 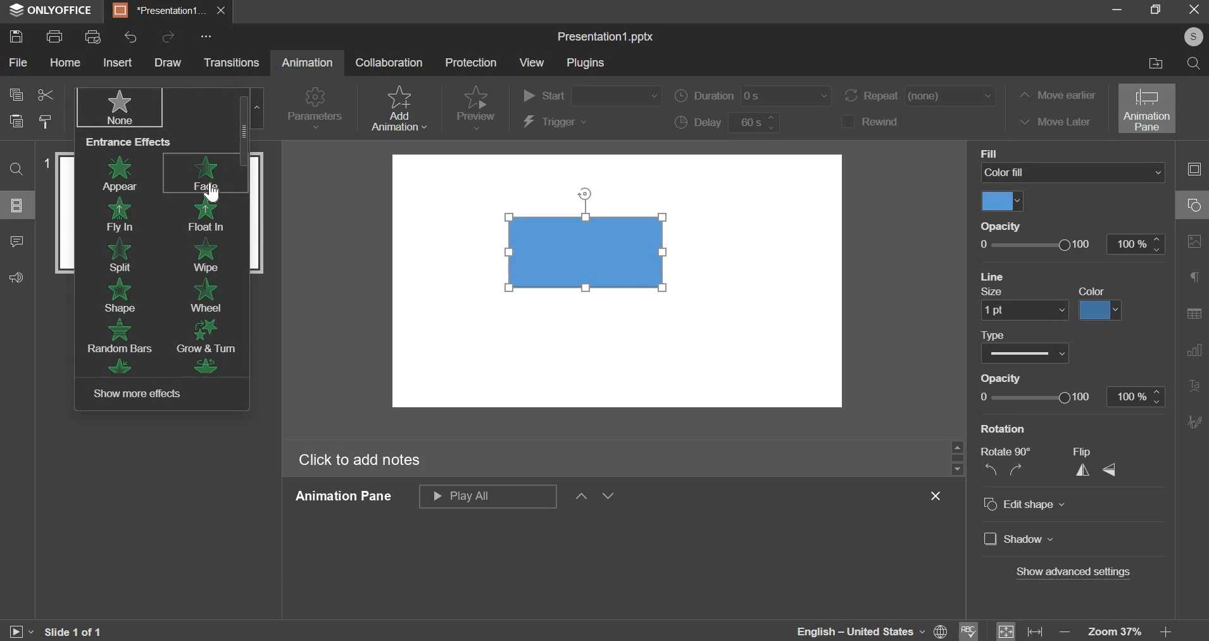 What do you see at coordinates (18, 62) in the screenshot?
I see `file` at bounding box center [18, 62].